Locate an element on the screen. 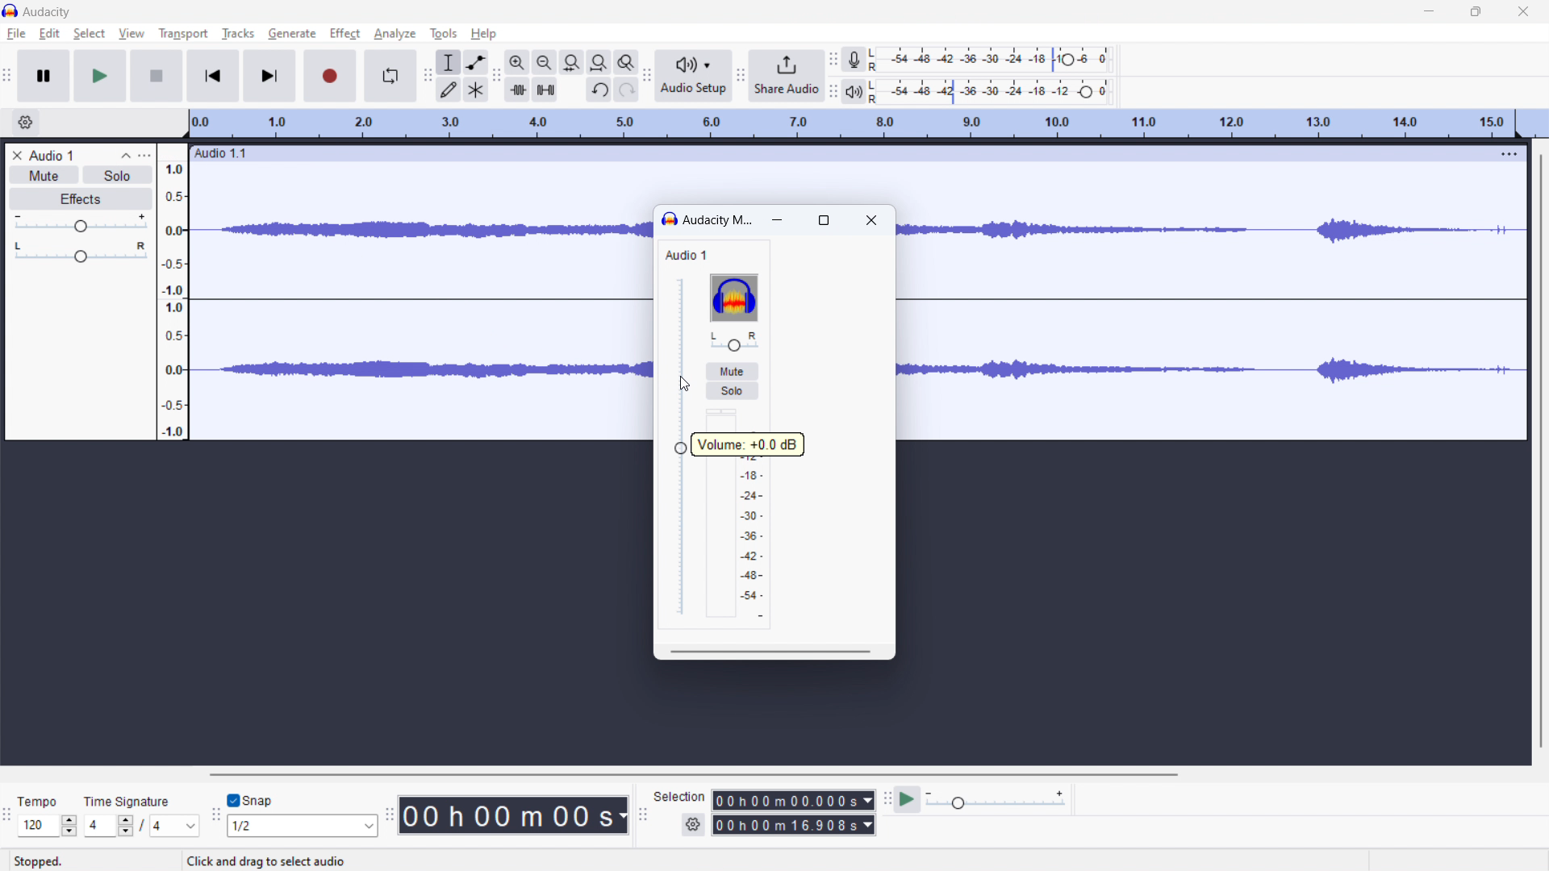 This screenshot has width=1549, height=871. playback meter toolbar is located at coordinates (833, 92).